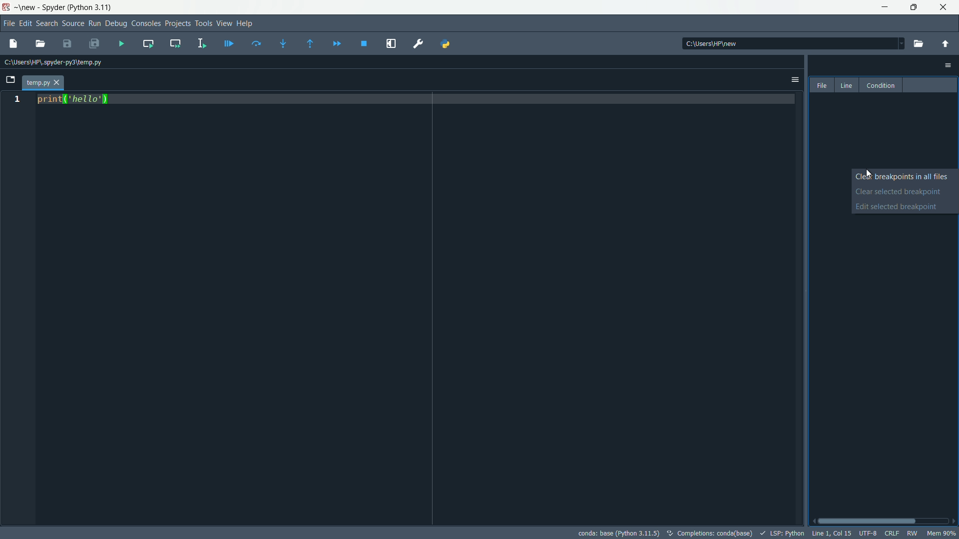  I want to click on python path manager, so click(445, 44).